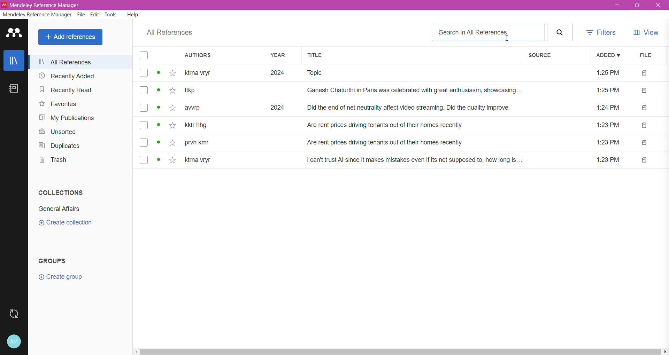  I want to click on select file, so click(144, 126).